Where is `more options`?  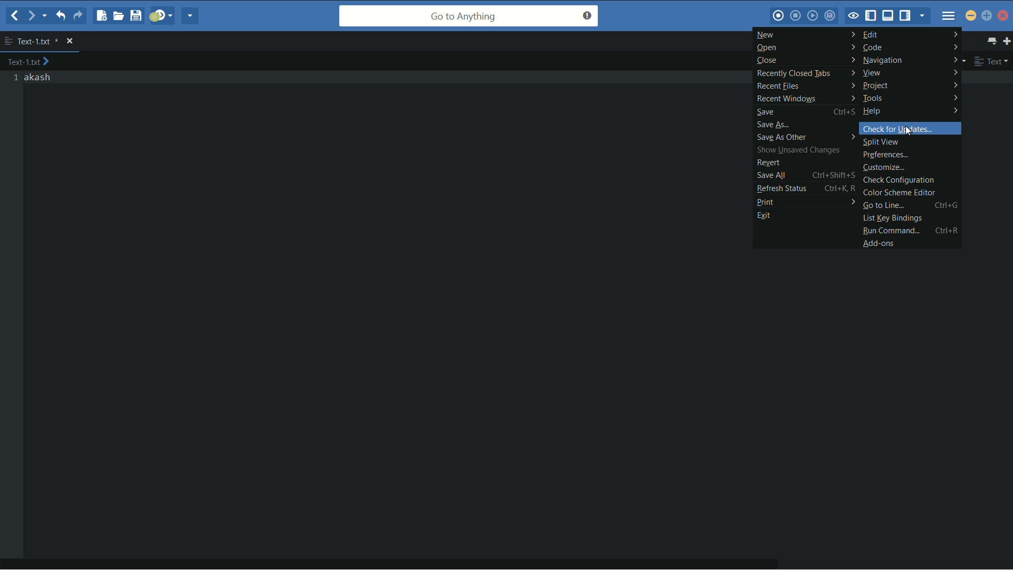 more options is located at coordinates (6, 42).